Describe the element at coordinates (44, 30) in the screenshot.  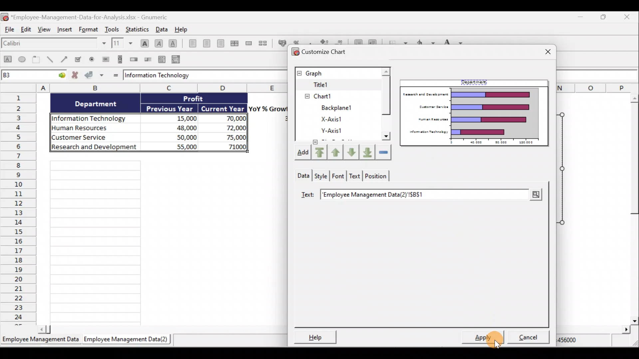
I see `View` at that location.